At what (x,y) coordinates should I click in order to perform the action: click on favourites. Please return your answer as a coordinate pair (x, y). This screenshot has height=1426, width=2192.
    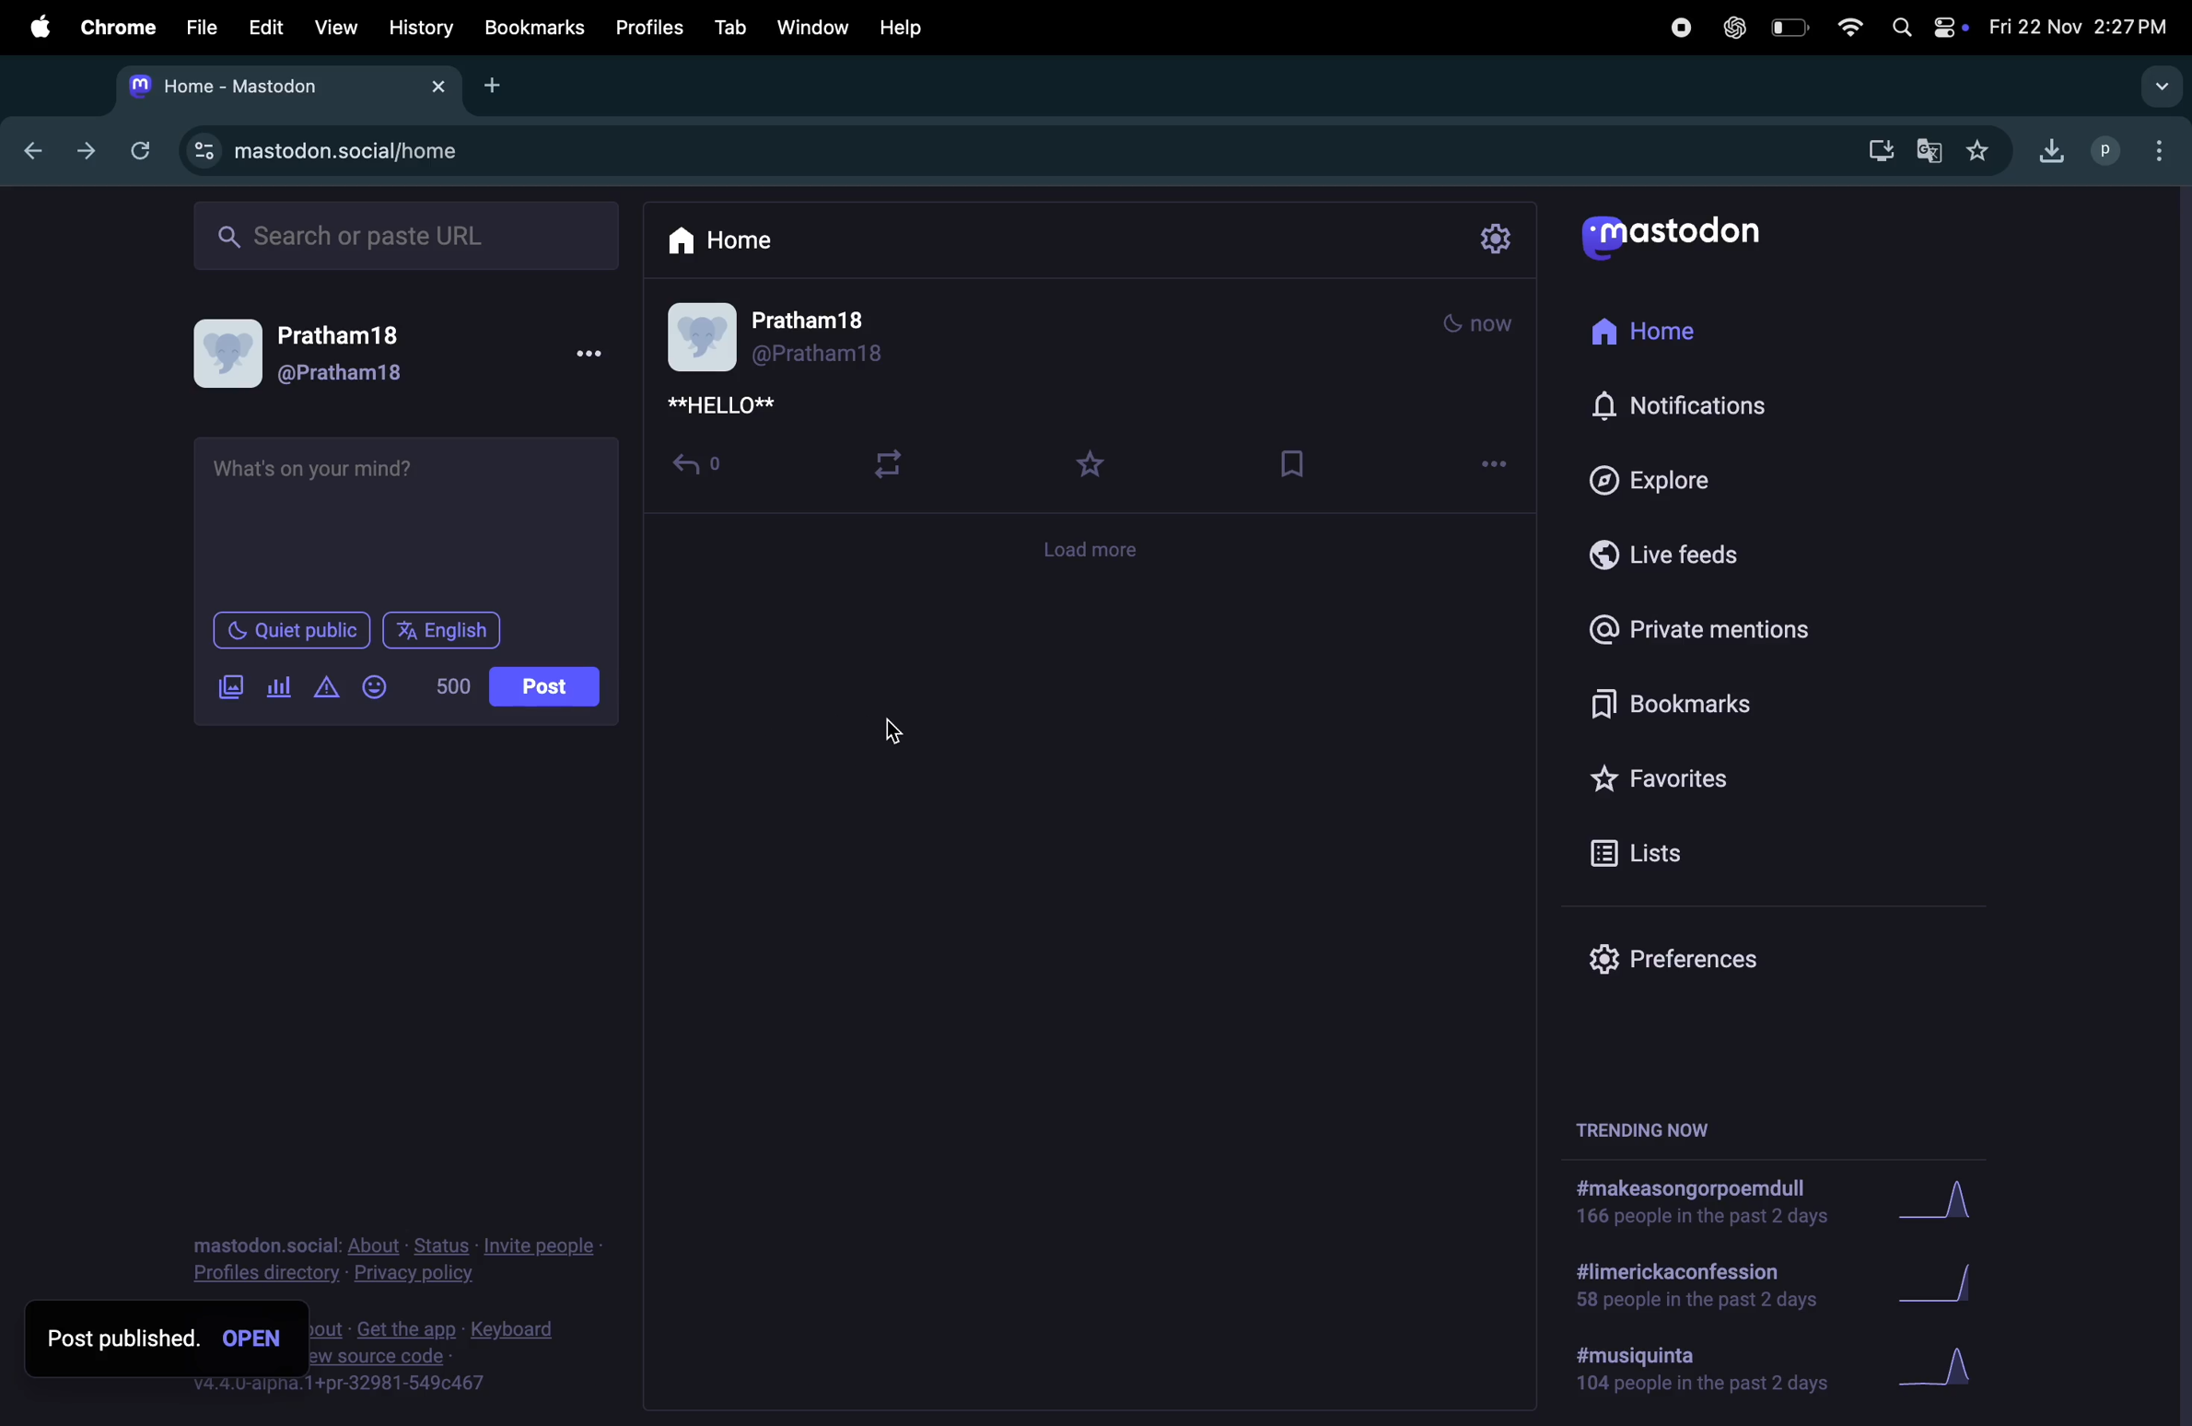
    Looking at the image, I should click on (1980, 151).